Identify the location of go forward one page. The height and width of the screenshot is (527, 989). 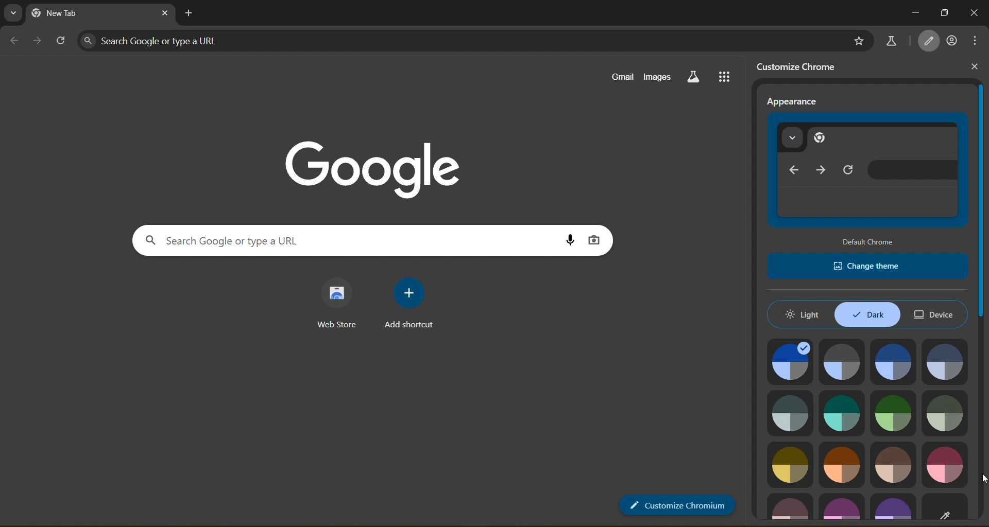
(39, 41).